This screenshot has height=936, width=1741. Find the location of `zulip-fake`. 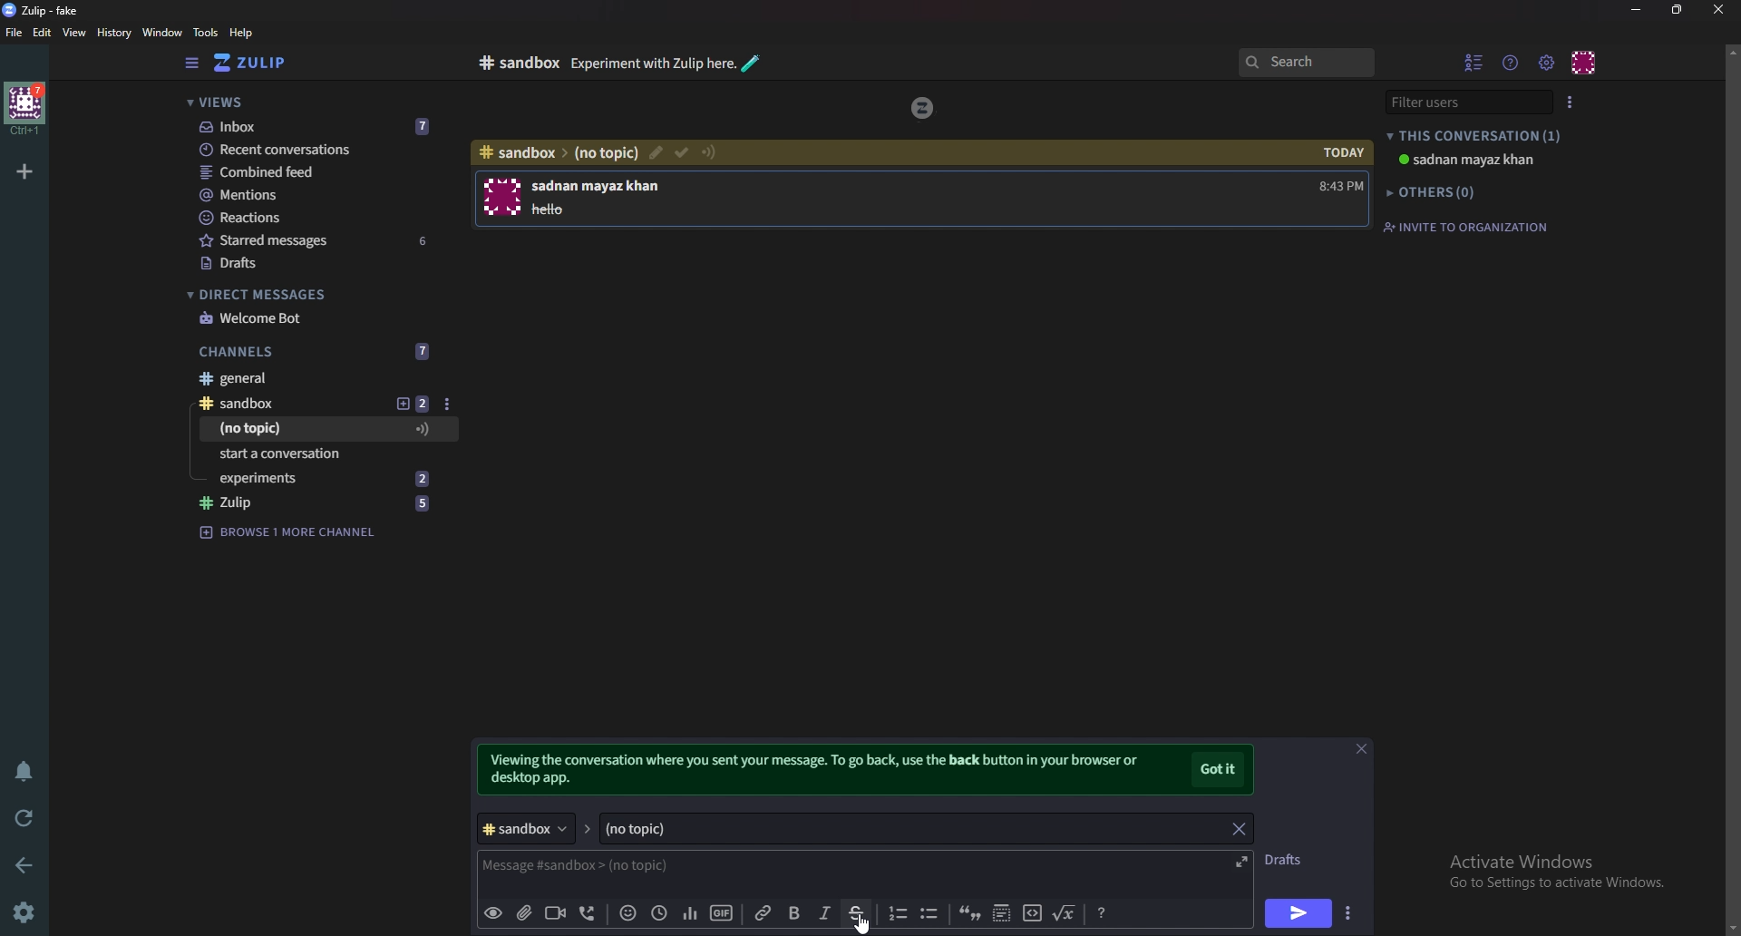

zulip-fake is located at coordinates (47, 10).